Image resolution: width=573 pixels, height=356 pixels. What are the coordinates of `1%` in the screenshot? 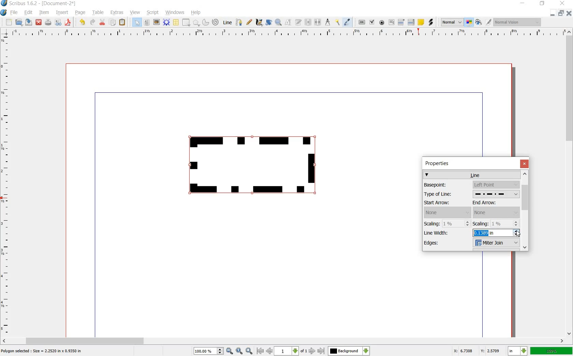 It's located at (457, 223).